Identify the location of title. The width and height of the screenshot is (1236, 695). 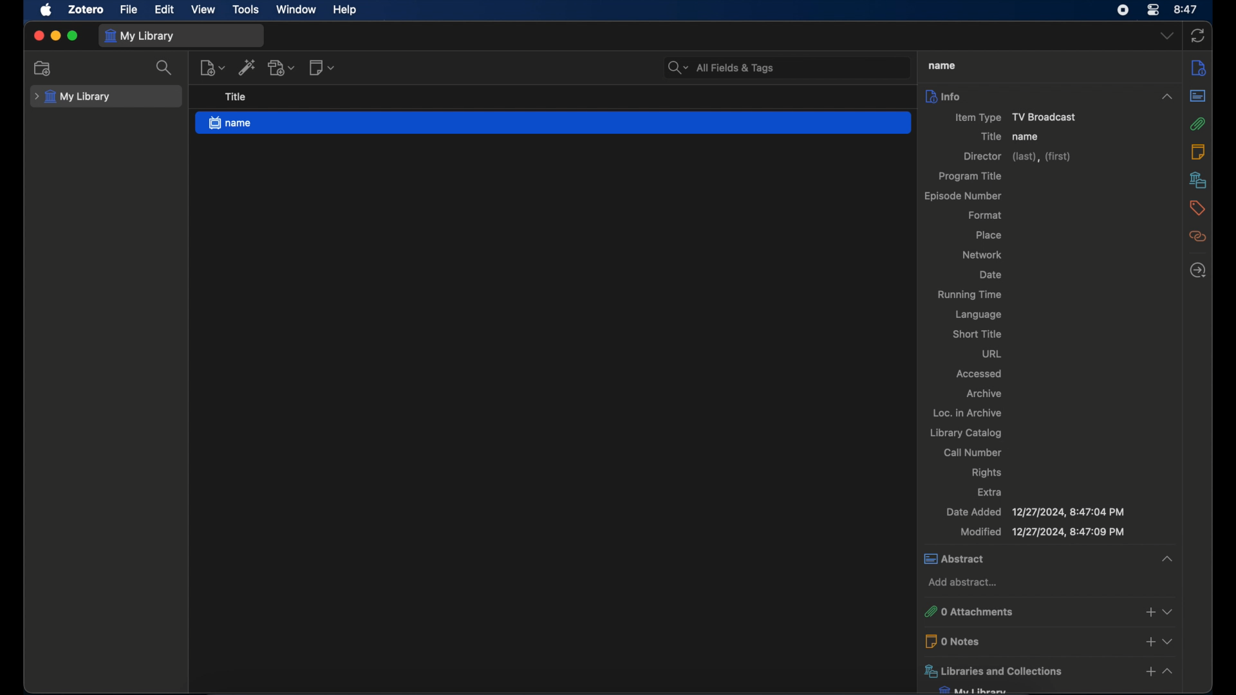
(236, 97).